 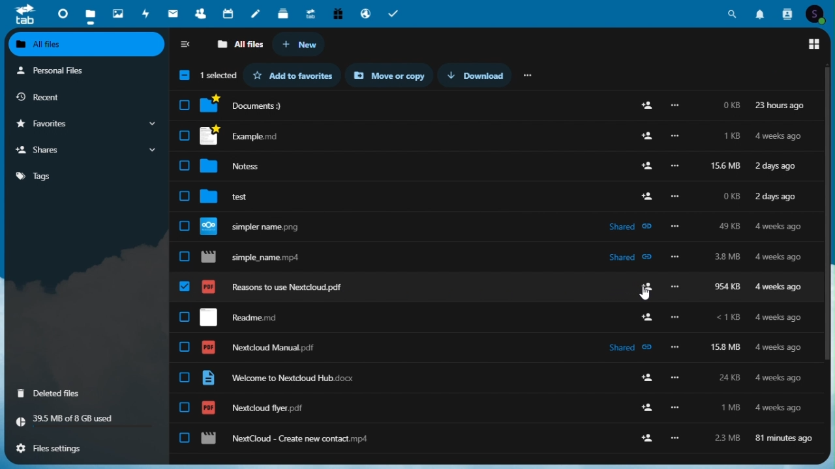 What do you see at coordinates (118, 12) in the screenshot?
I see `Photos` at bounding box center [118, 12].